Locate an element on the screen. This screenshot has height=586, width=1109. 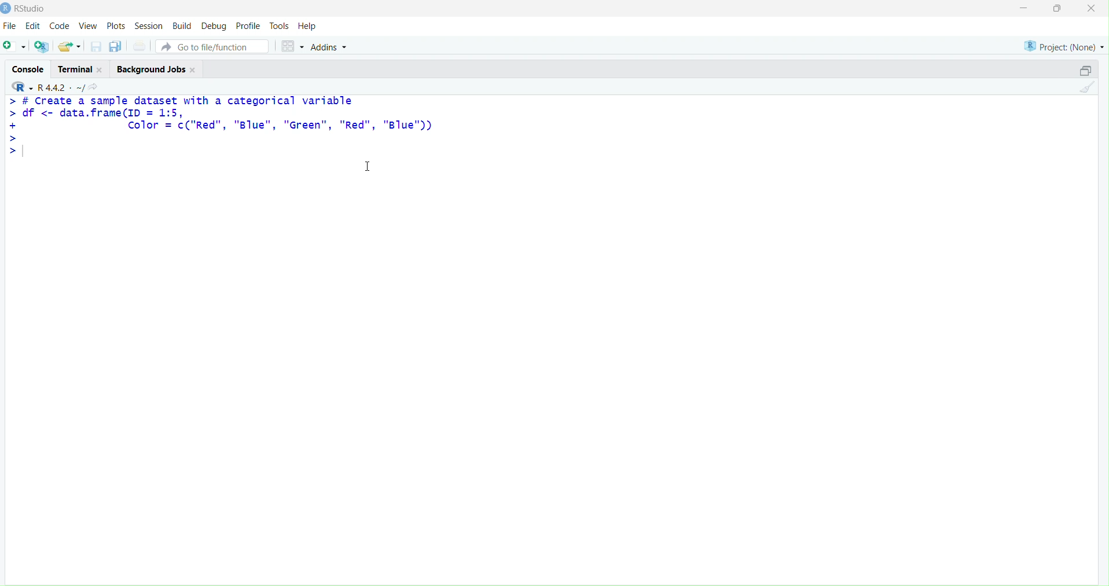
view is located at coordinates (89, 25).